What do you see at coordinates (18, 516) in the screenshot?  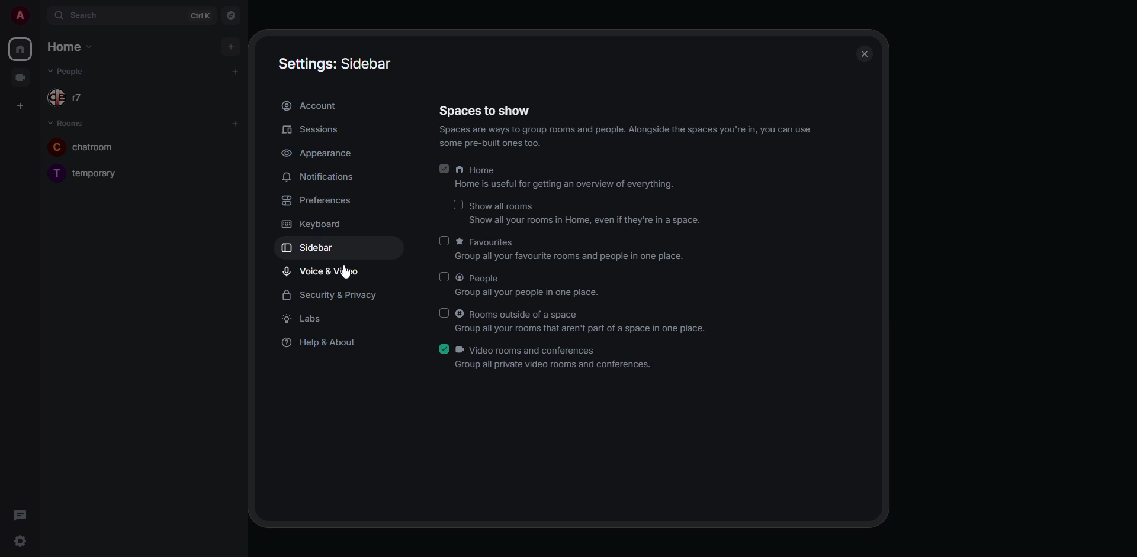 I see `threads` at bounding box center [18, 516].